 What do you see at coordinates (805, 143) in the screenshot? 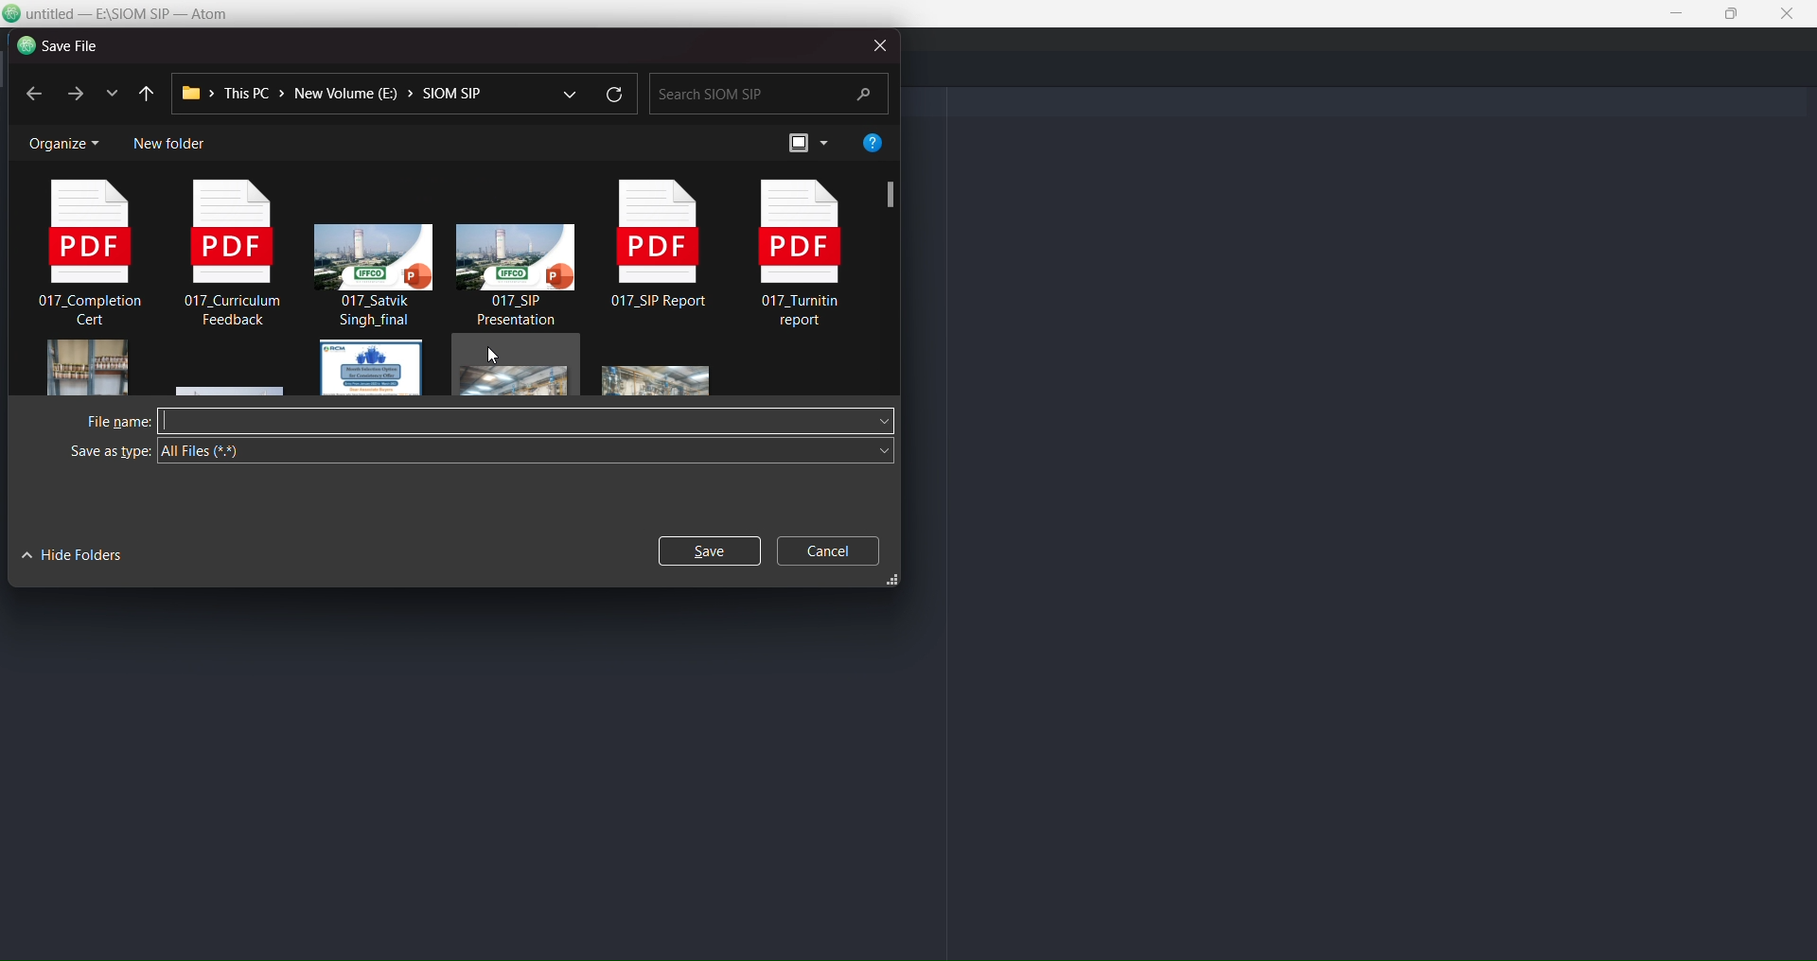
I see `preview` at bounding box center [805, 143].